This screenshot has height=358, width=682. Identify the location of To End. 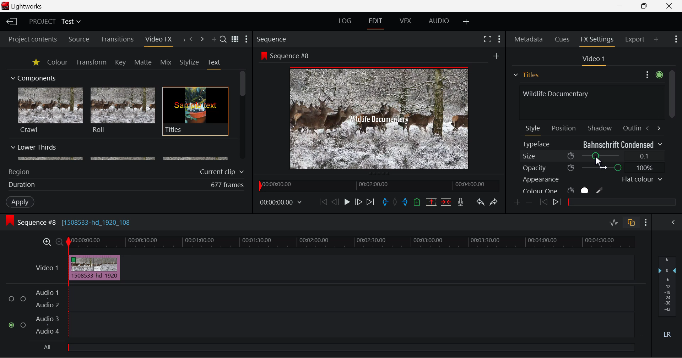
(371, 203).